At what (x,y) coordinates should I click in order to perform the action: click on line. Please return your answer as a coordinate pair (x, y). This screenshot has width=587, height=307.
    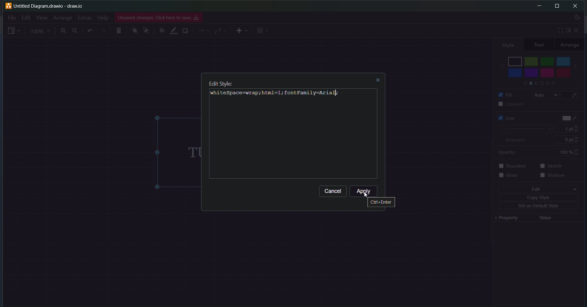
    Looking at the image, I should click on (503, 118).